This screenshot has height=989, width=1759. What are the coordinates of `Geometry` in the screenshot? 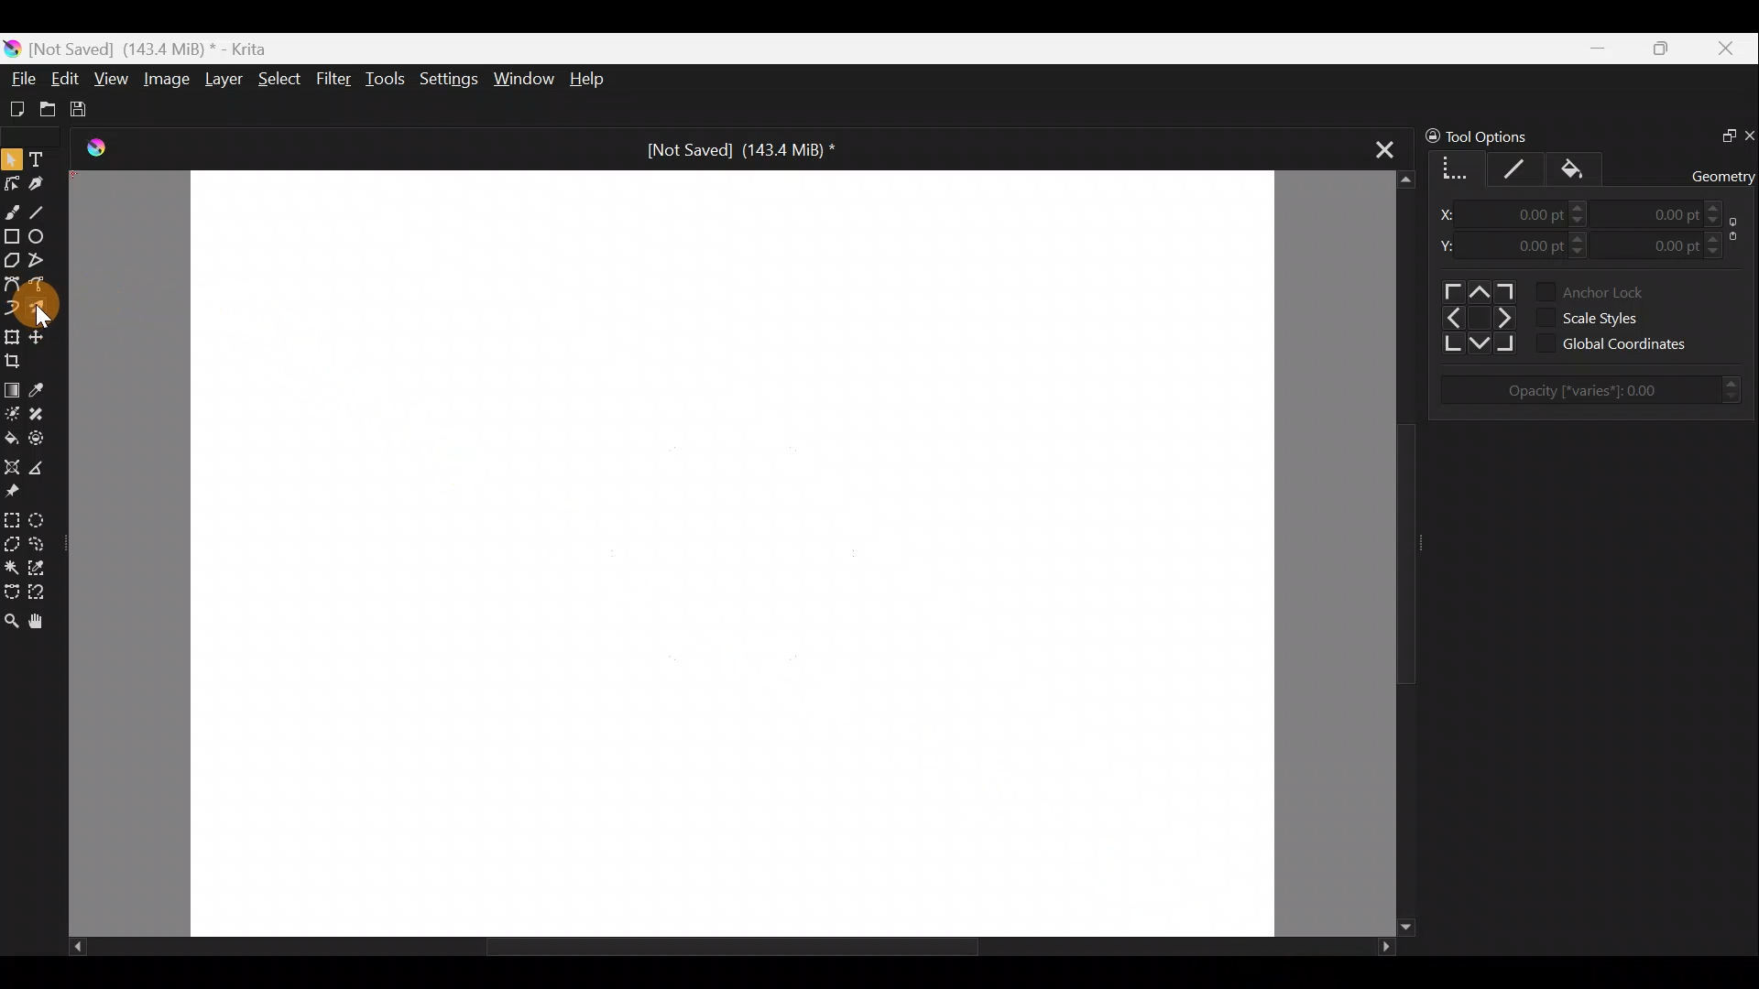 It's located at (1724, 174).